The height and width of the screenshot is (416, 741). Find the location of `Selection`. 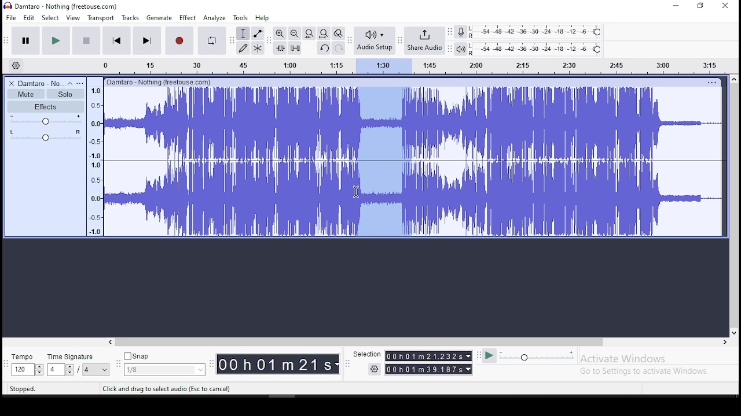

Selection is located at coordinates (366, 354).